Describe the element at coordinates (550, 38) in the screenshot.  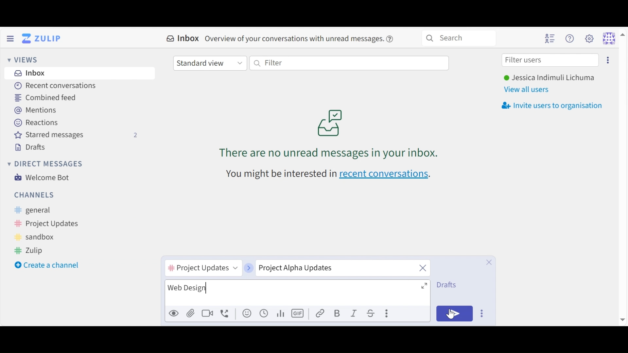
I see `Hide user list` at that location.